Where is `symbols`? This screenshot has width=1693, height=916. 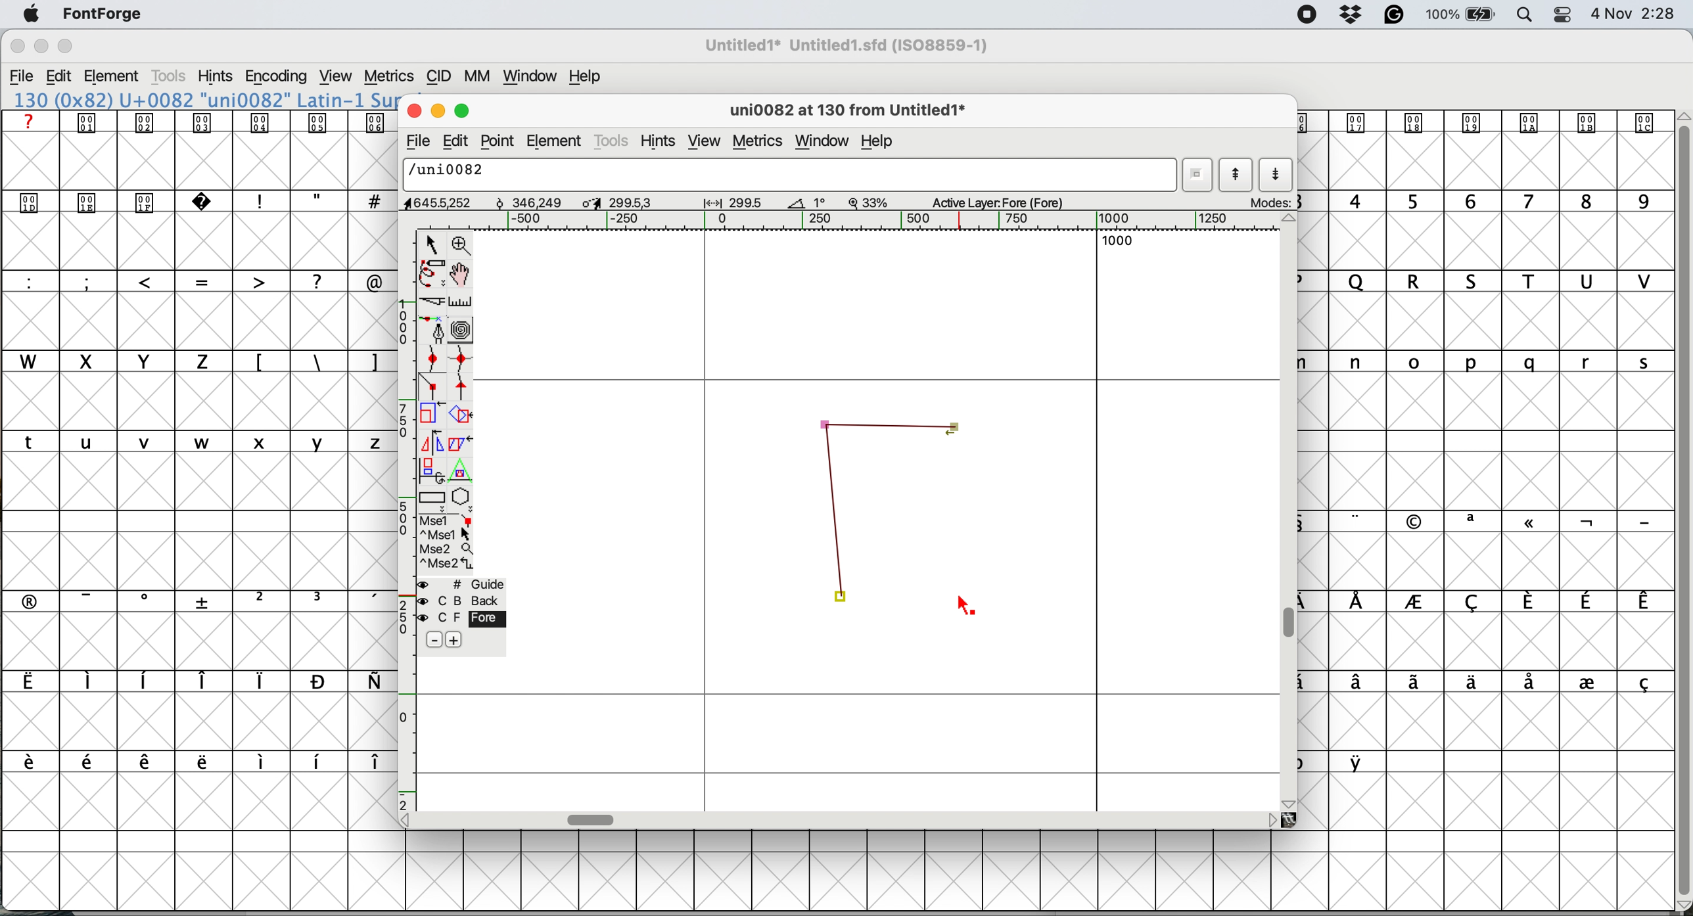
symbols is located at coordinates (1495, 683).